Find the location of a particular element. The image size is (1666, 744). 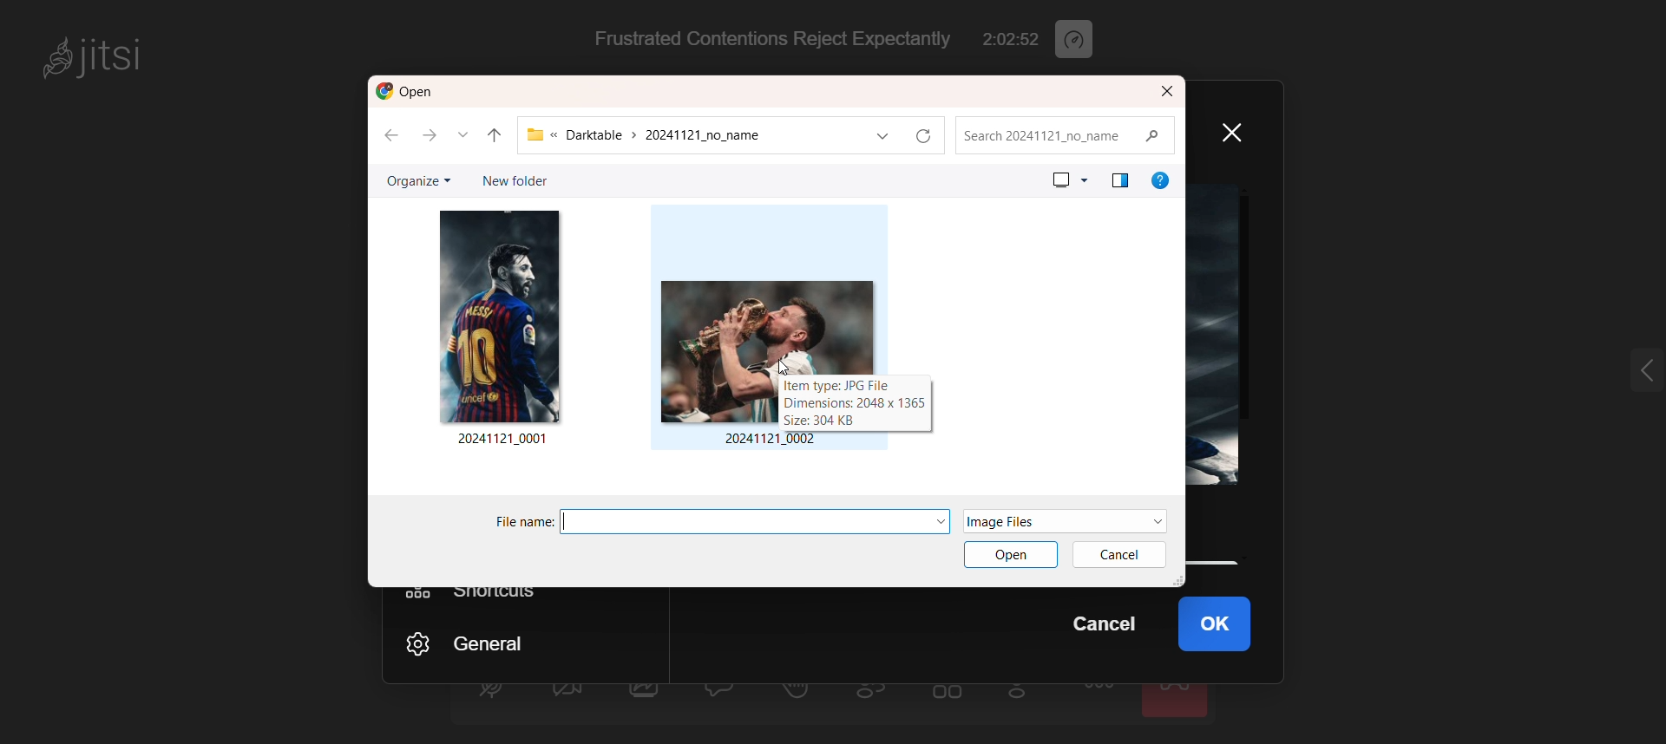

close is located at coordinates (1240, 131).